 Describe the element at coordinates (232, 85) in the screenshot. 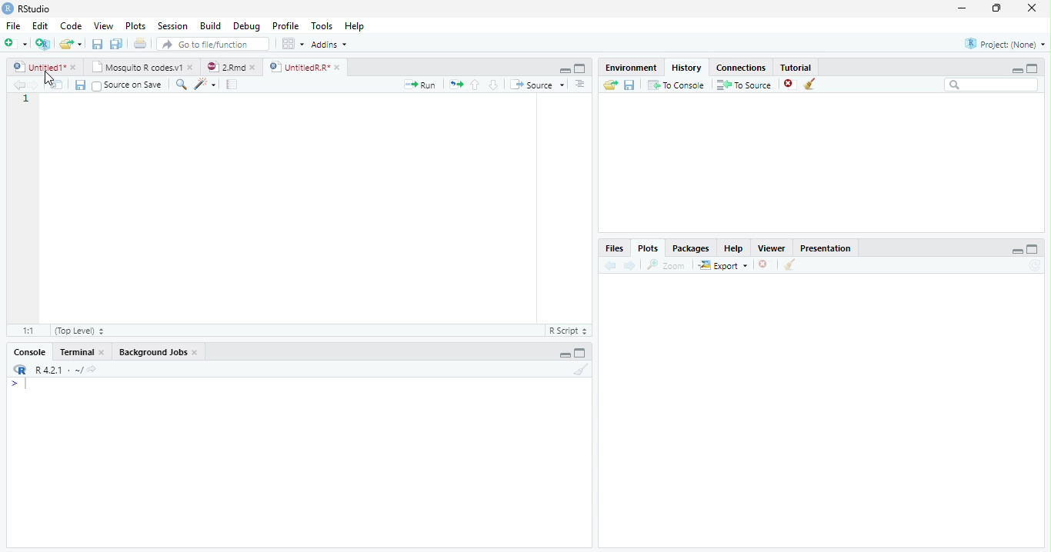

I see `Compile Report` at that location.